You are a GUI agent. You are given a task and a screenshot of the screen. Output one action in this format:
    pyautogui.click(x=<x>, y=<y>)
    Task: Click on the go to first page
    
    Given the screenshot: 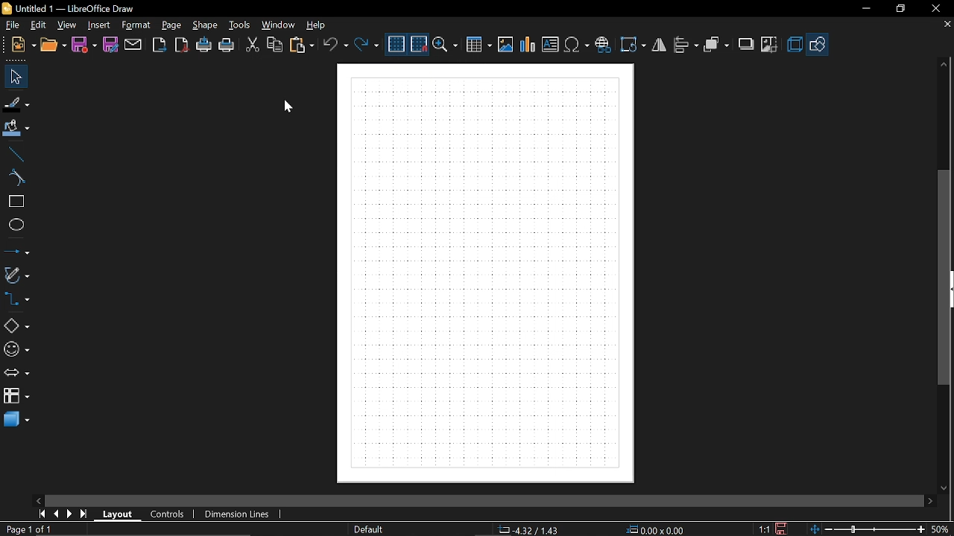 What is the action you would take?
    pyautogui.click(x=41, y=514)
    